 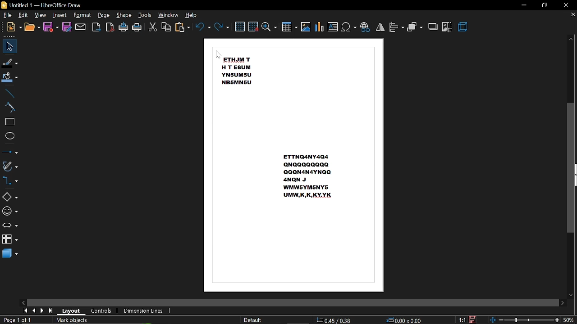 I want to click on shape, so click(x=124, y=15).